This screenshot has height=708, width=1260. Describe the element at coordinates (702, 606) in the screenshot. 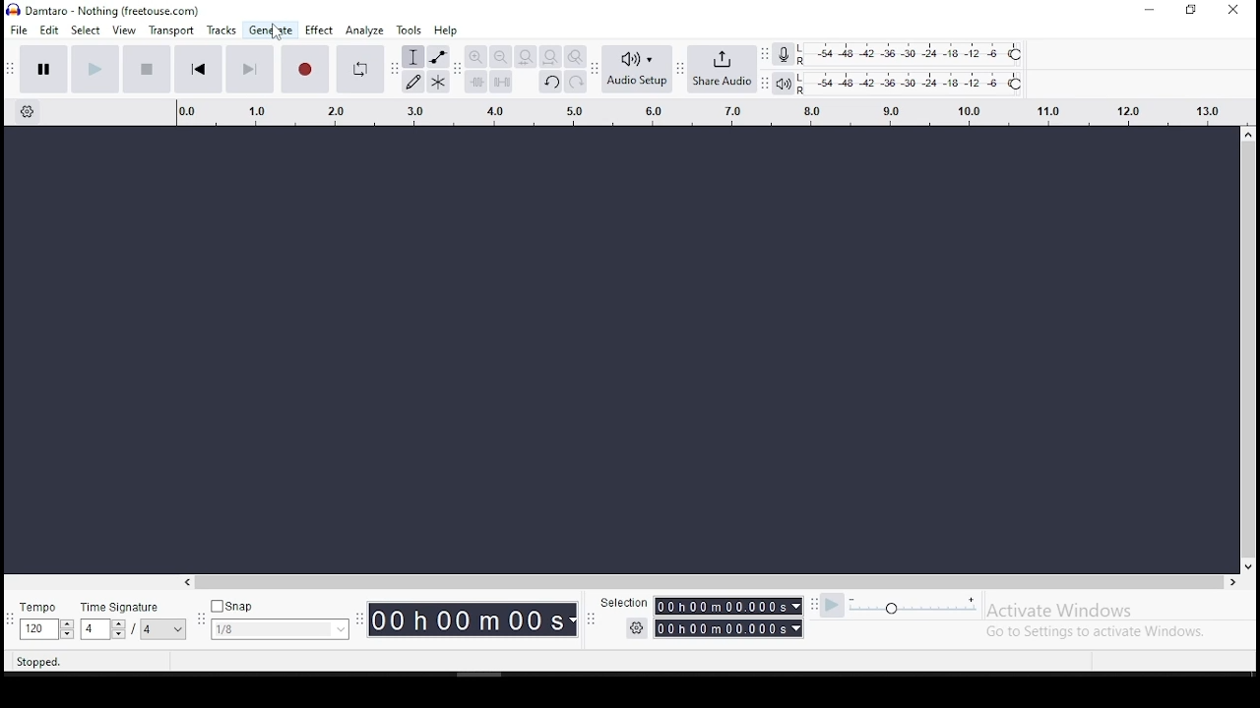

I see `Selection timer` at that location.